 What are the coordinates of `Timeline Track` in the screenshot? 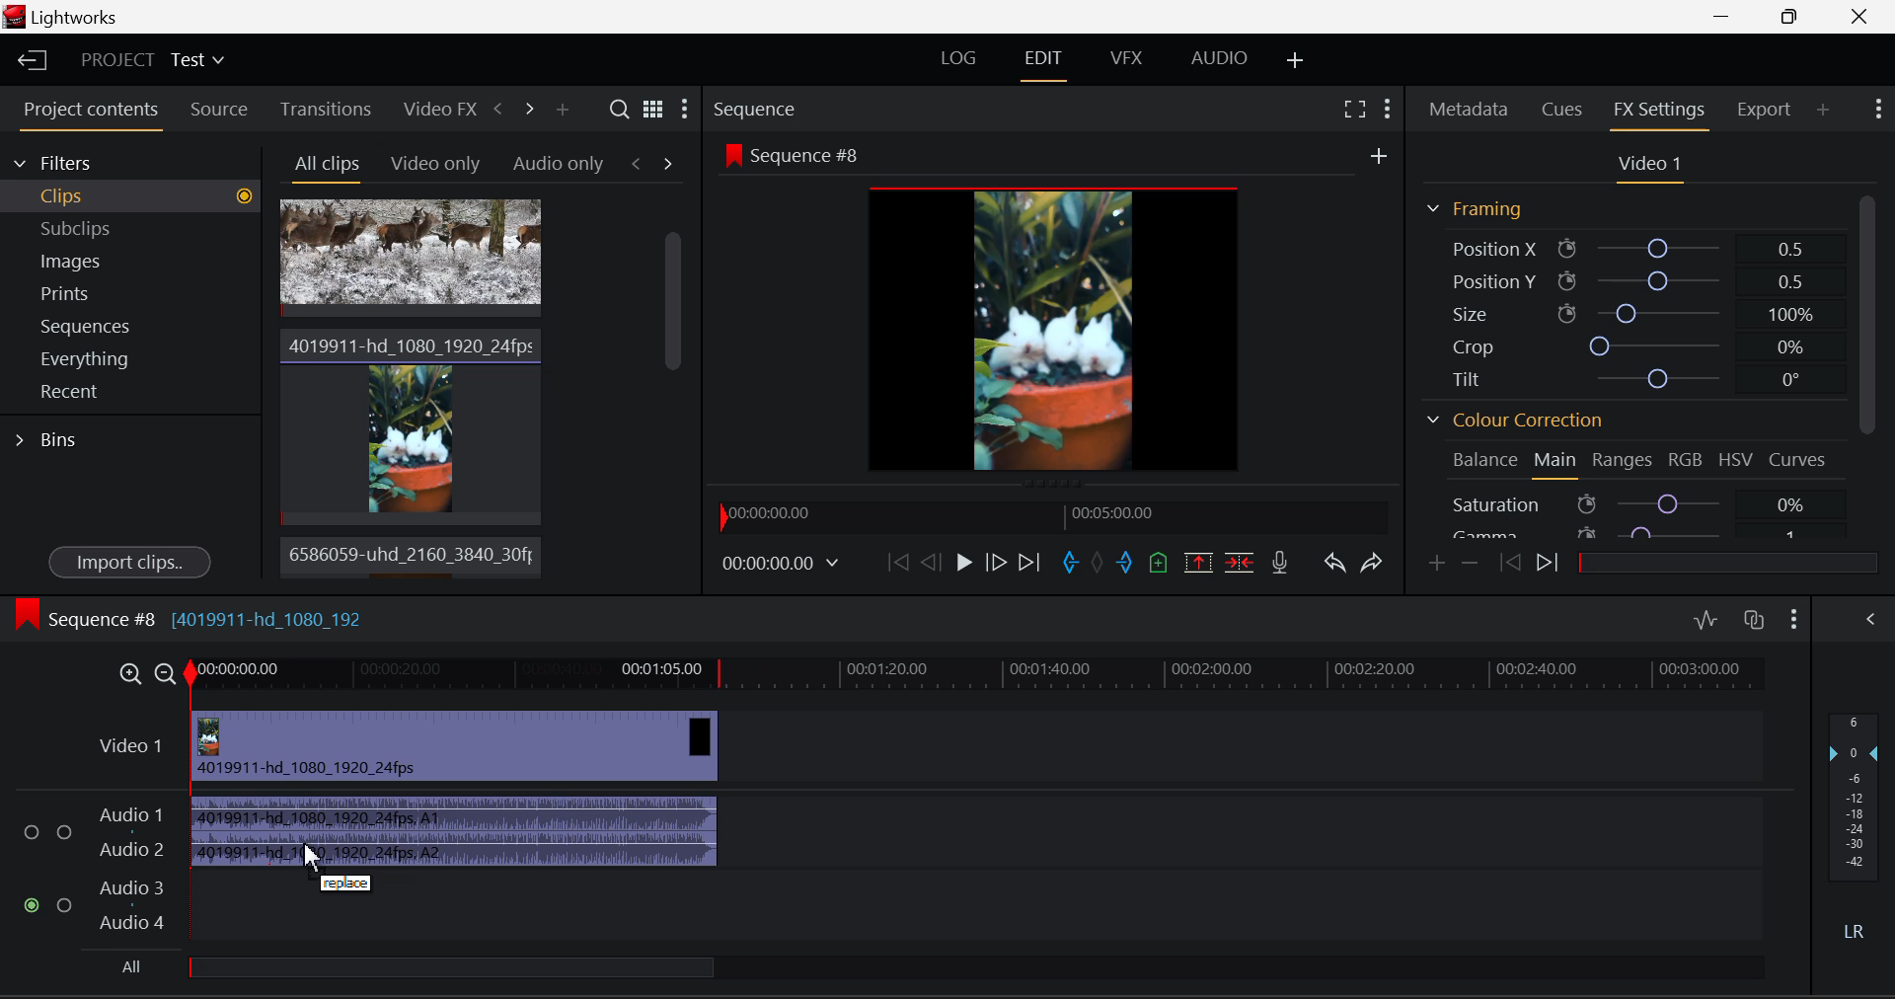 It's located at (979, 678).